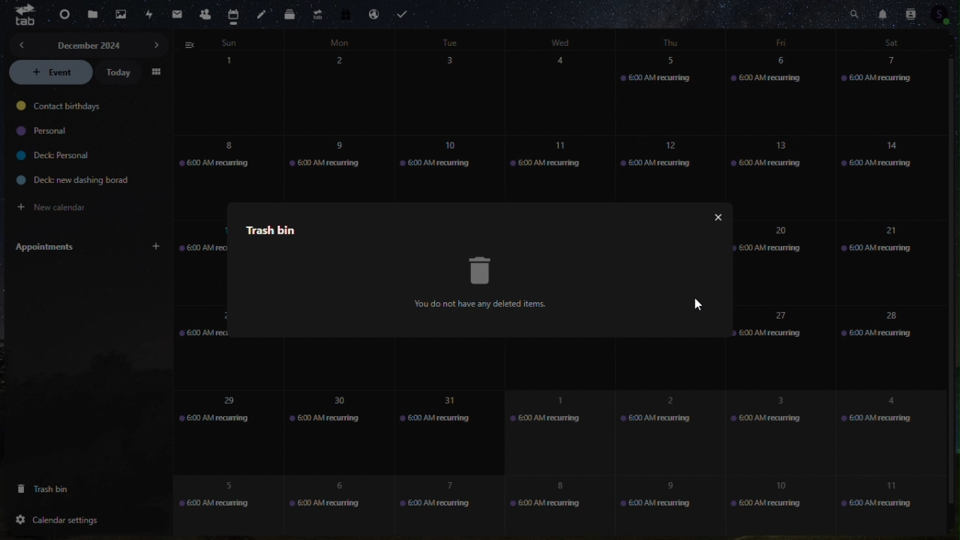 The height and width of the screenshot is (540, 960). I want to click on free trail, so click(345, 13).